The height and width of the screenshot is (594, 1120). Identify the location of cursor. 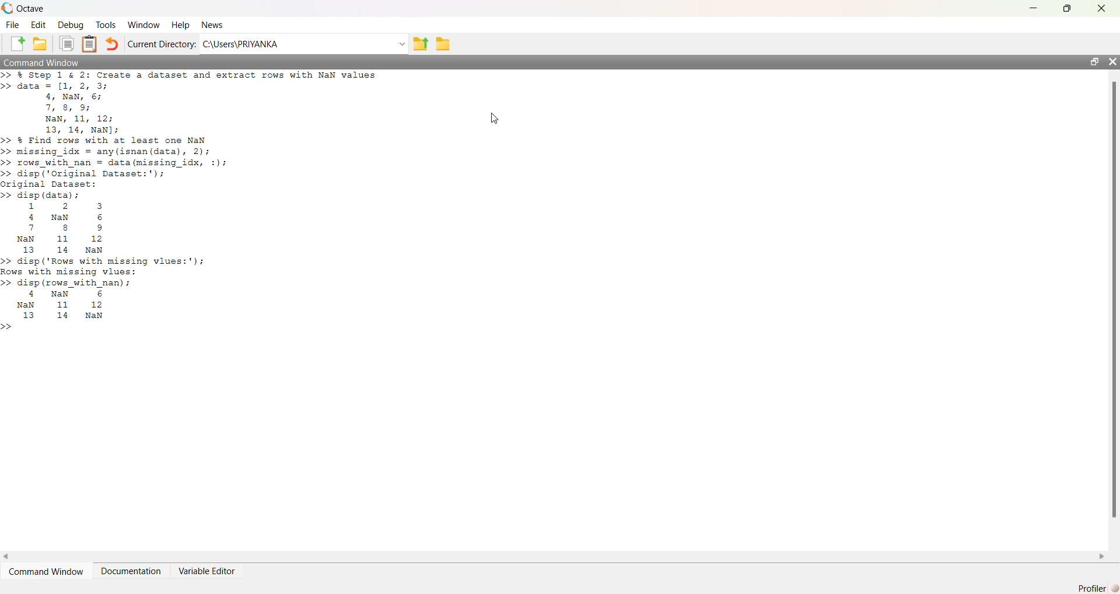
(495, 118).